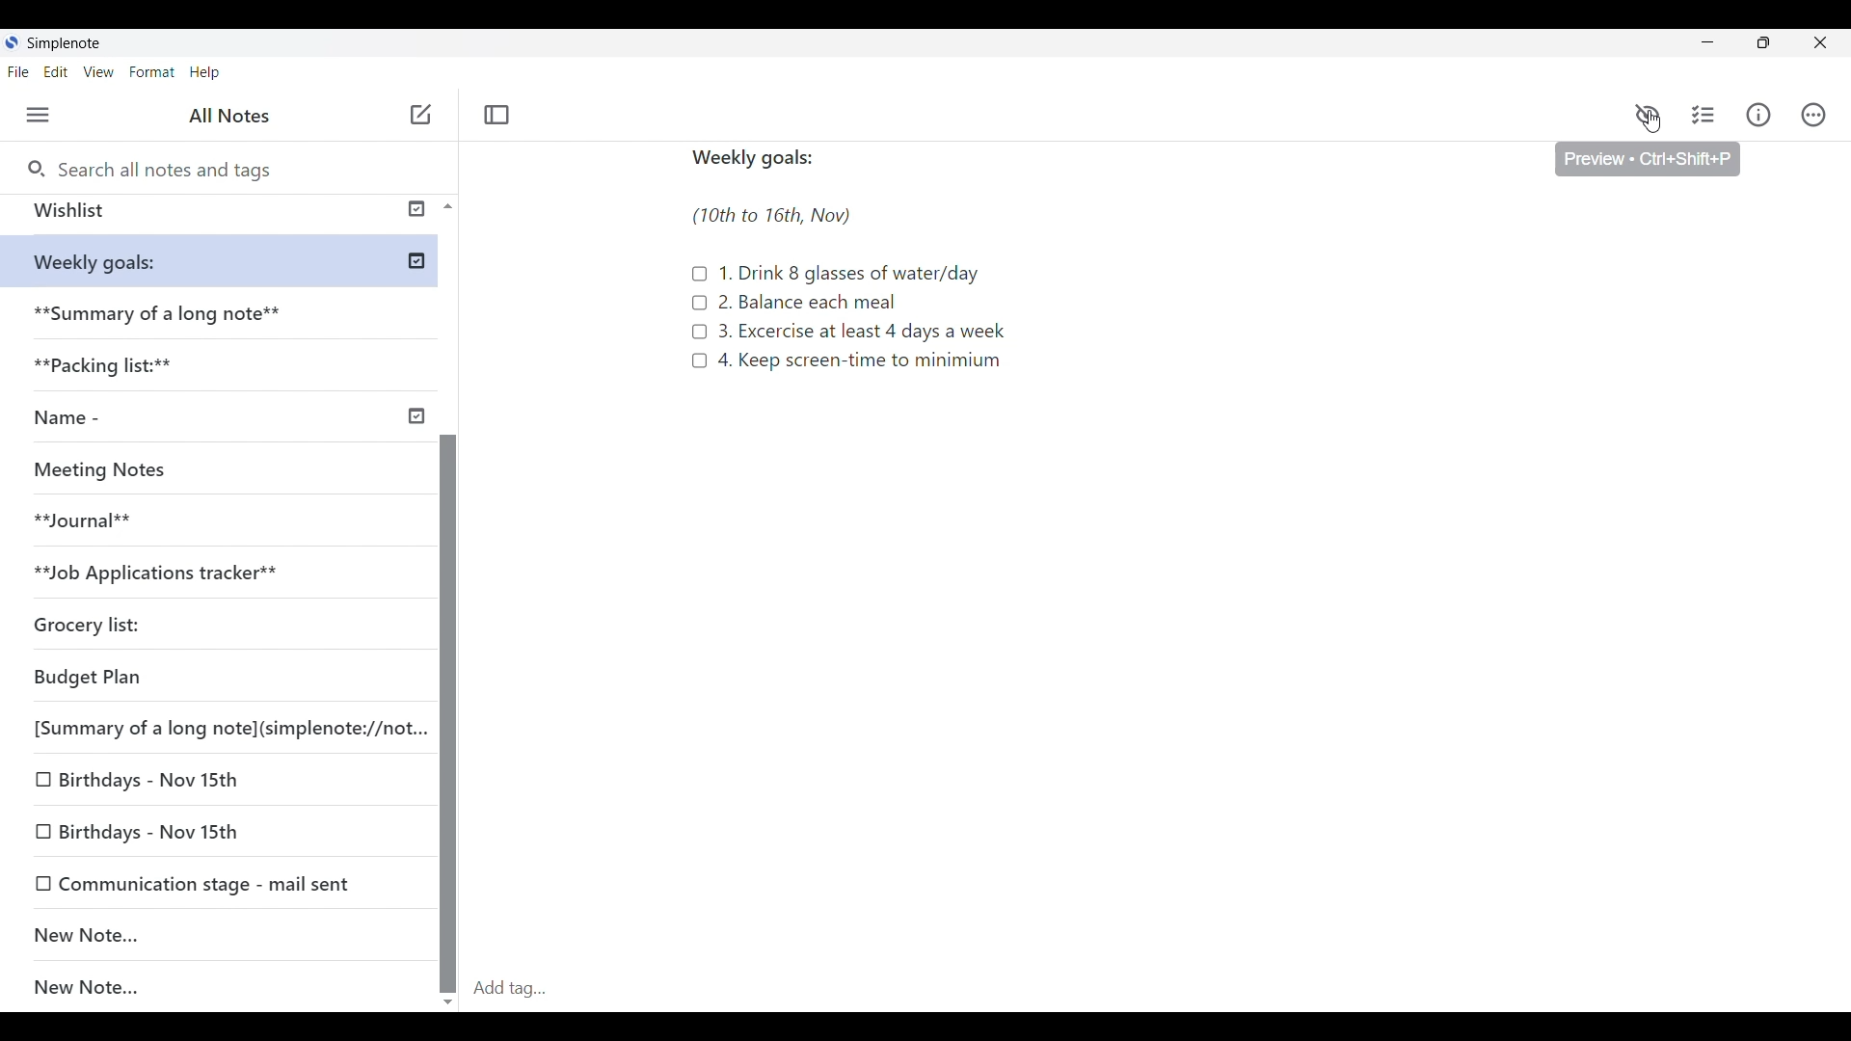 The height and width of the screenshot is (1041, 1851). What do you see at coordinates (165, 167) in the screenshot?
I see `Search all notes and tags` at bounding box center [165, 167].